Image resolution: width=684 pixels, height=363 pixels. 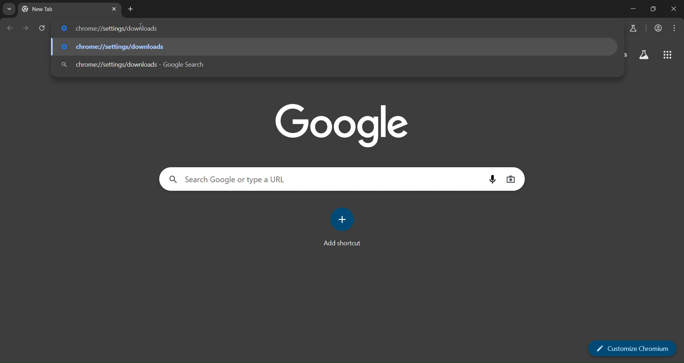 What do you see at coordinates (24, 27) in the screenshot?
I see `go forward one page` at bounding box center [24, 27].